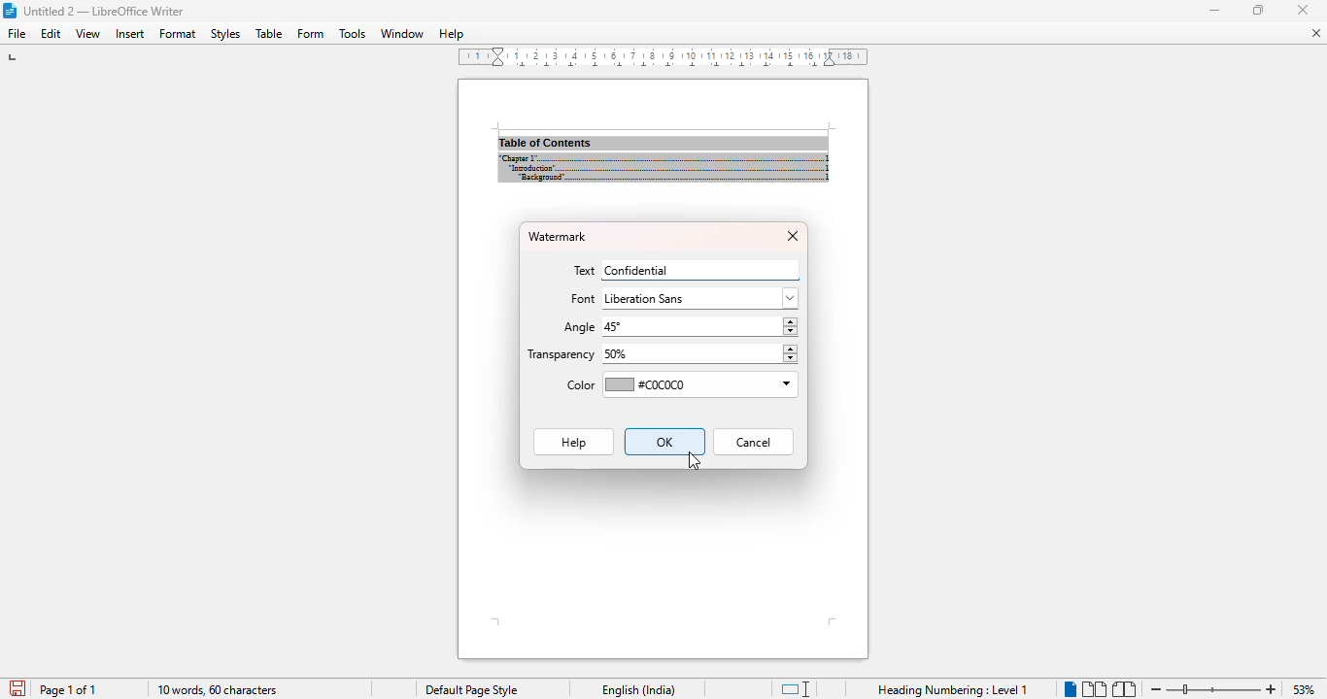 The image size is (1327, 699). I want to click on zoom factor, so click(1303, 689).